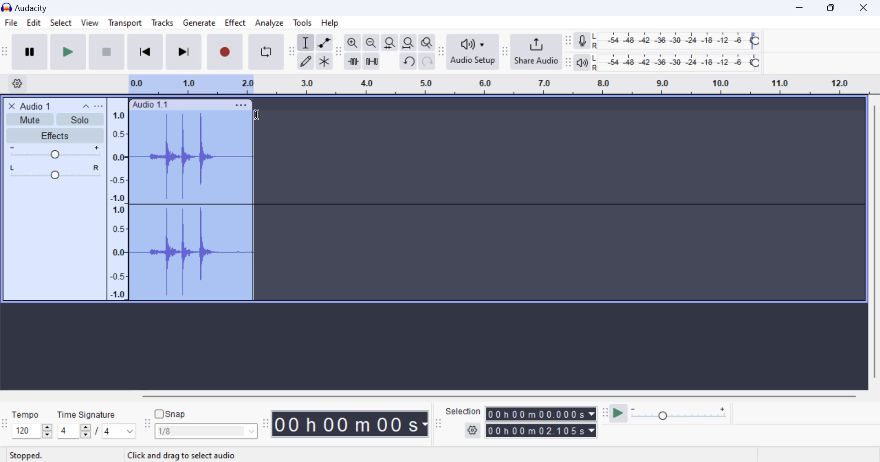 Image resolution: width=880 pixels, height=462 pixels. What do you see at coordinates (269, 23) in the screenshot?
I see `Analyze` at bounding box center [269, 23].